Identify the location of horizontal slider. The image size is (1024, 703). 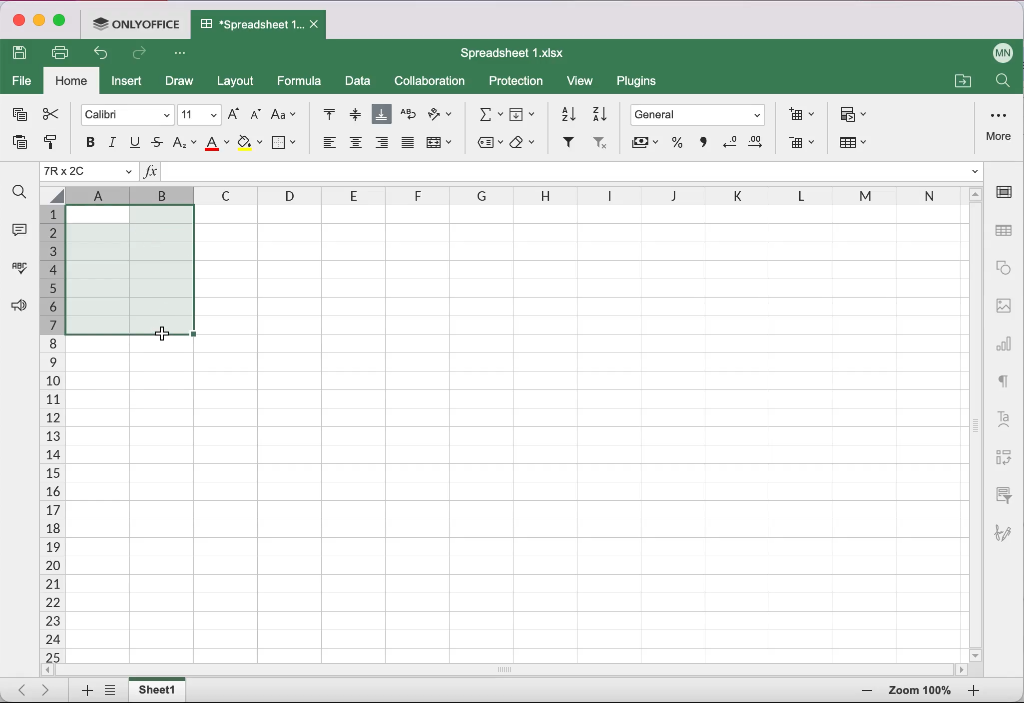
(516, 670).